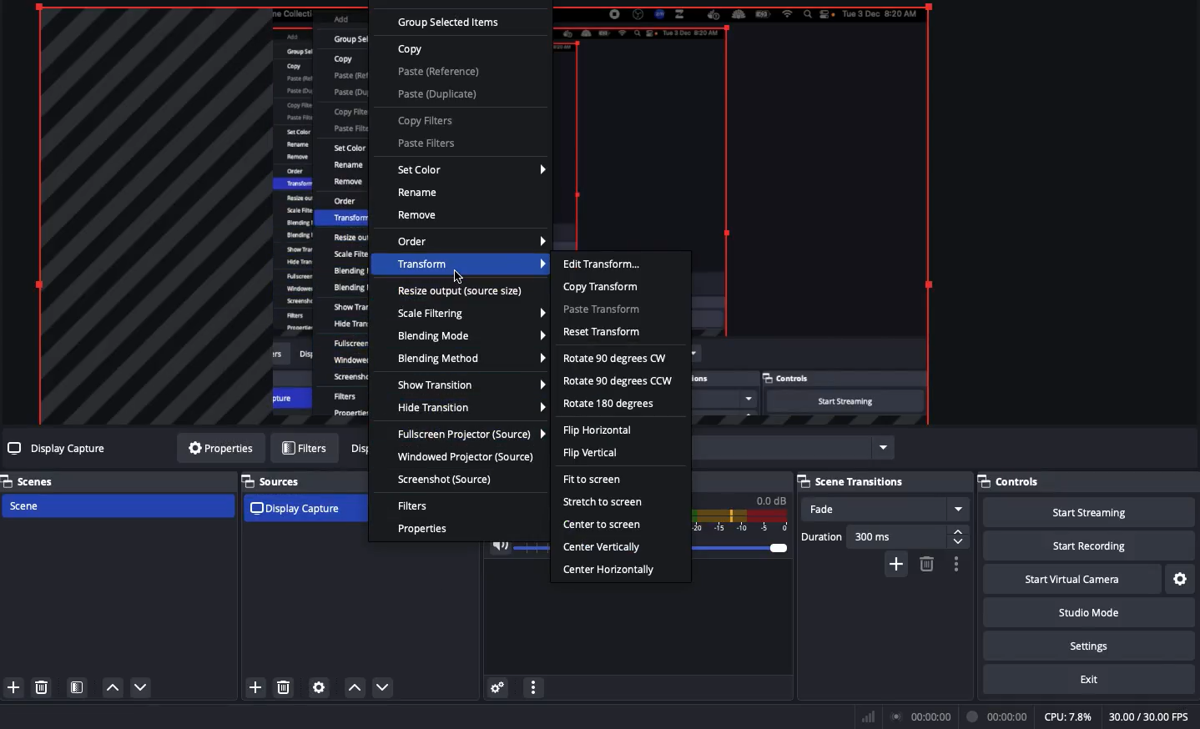 The width and height of the screenshot is (1200, 729). What do you see at coordinates (78, 686) in the screenshot?
I see `Scene filter` at bounding box center [78, 686].